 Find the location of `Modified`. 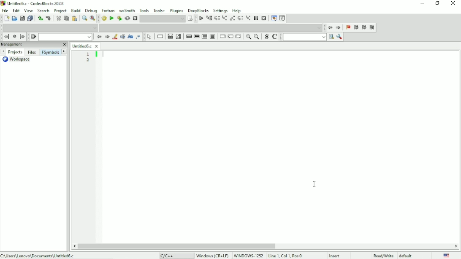

Modified is located at coordinates (360, 255).